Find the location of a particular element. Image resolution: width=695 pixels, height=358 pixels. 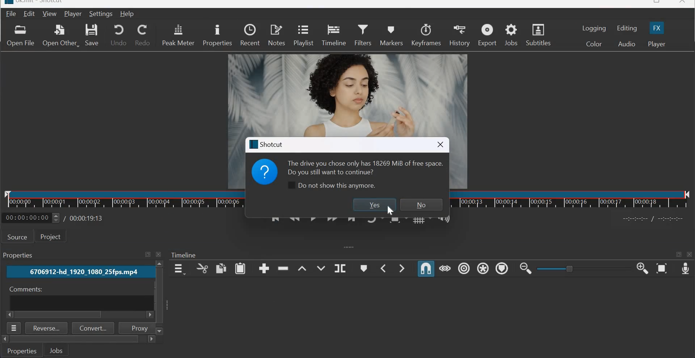

Zoom Timeline to Fit is located at coordinates (662, 269).